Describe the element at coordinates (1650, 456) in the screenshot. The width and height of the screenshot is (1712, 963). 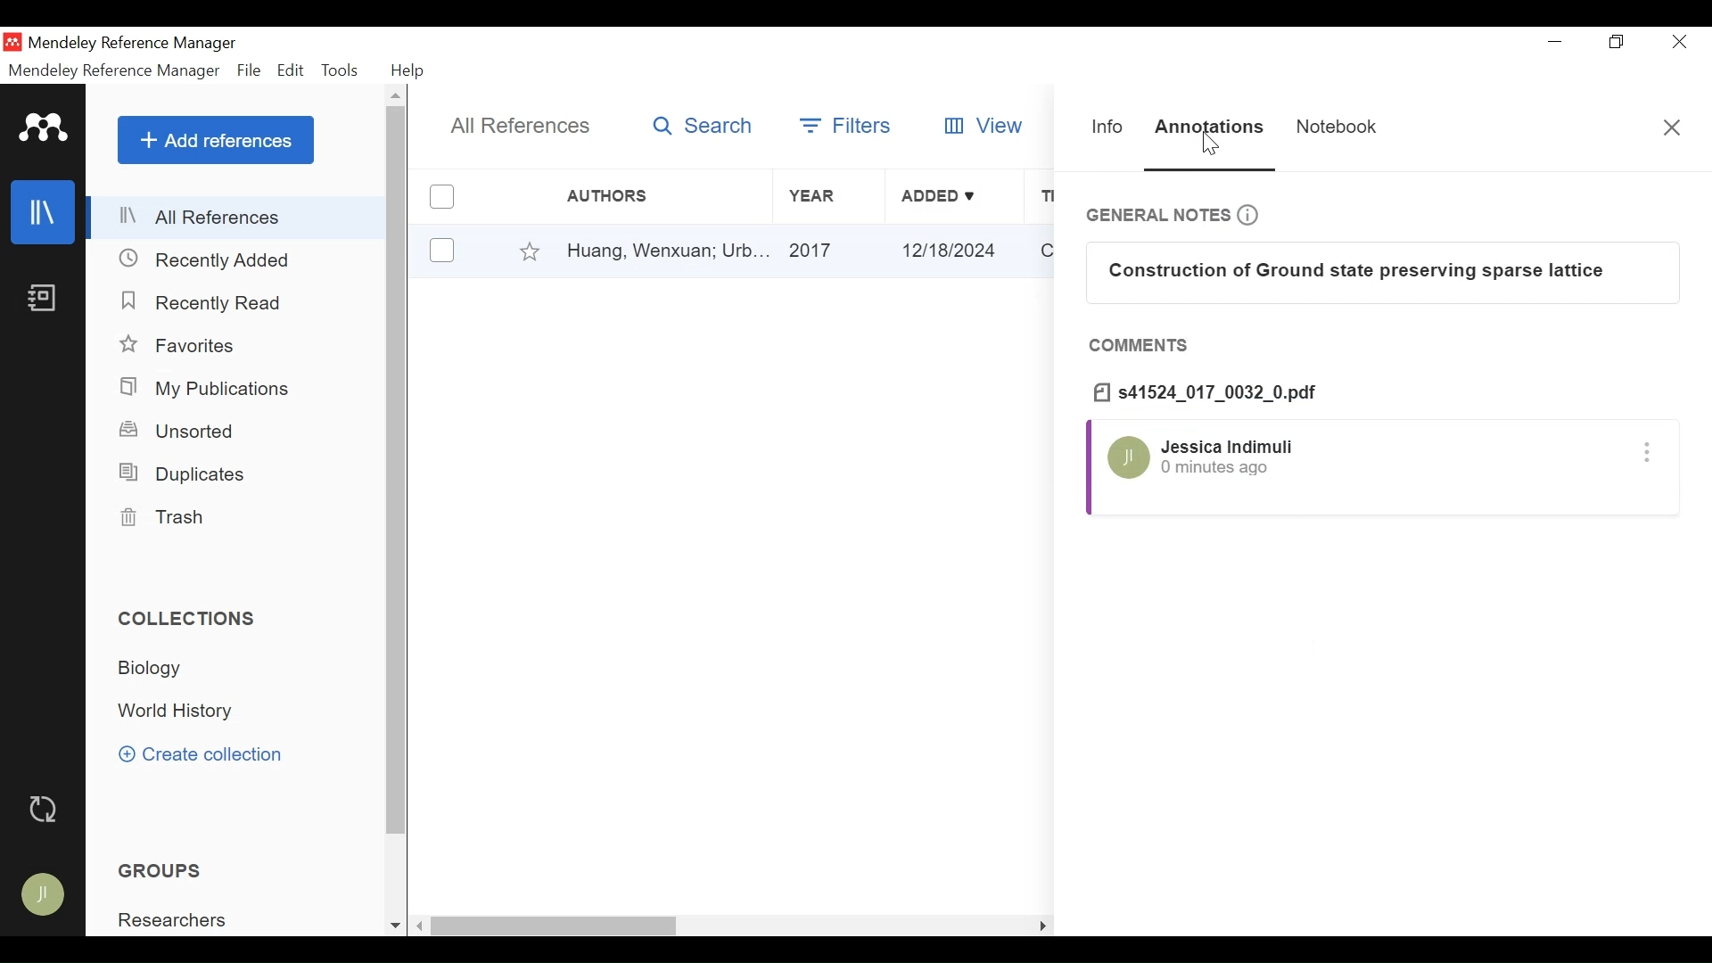
I see `more` at that location.